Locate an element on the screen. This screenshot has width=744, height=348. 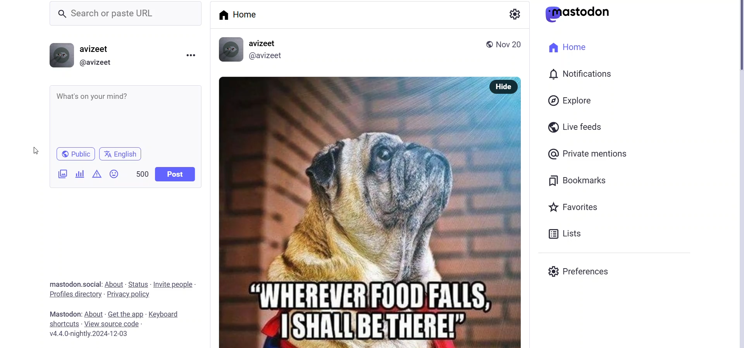
private mentions is located at coordinates (587, 153).